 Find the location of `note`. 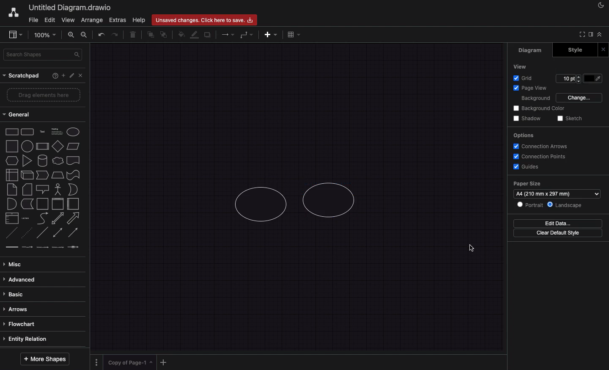

note is located at coordinates (13, 189).